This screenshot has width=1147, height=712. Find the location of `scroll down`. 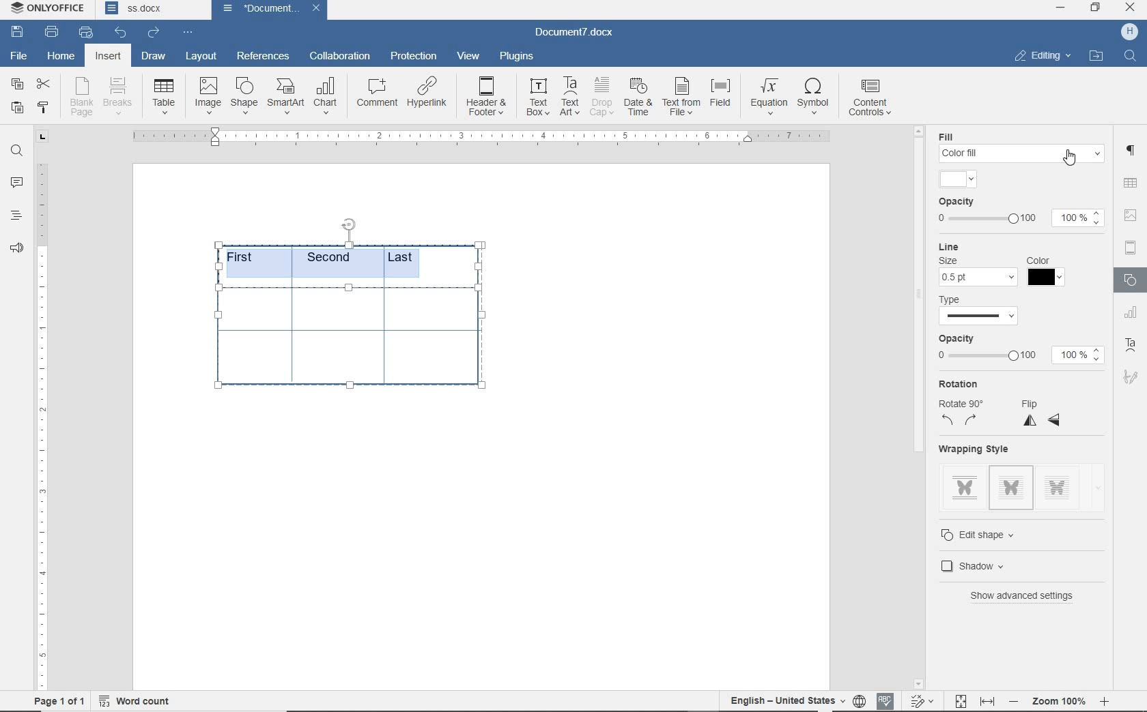

scroll down is located at coordinates (918, 683).